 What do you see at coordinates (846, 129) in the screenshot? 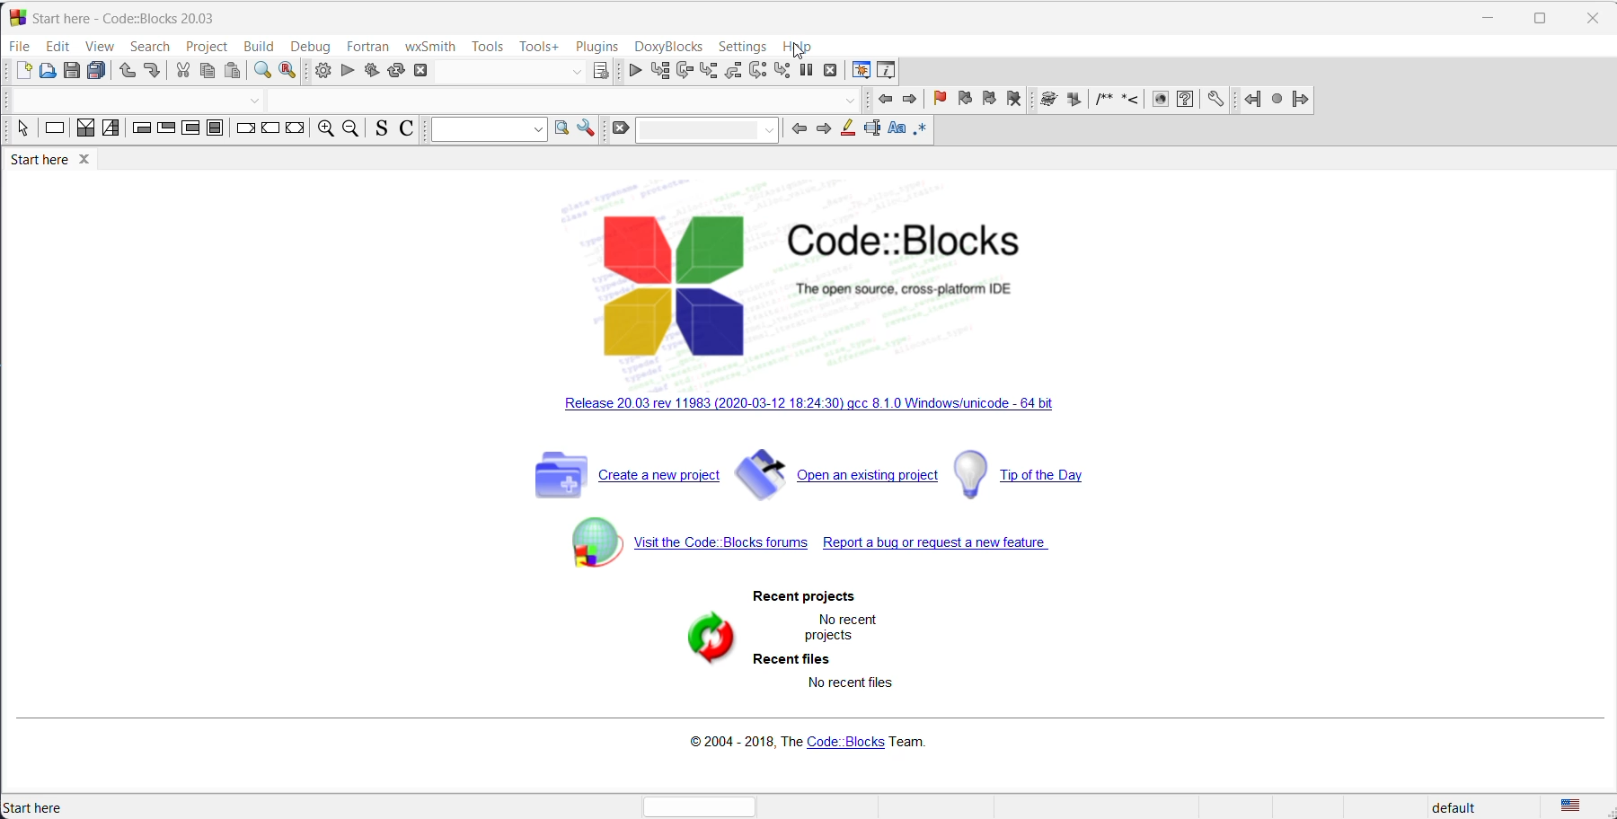
I see `highlight` at bounding box center [846, 129].